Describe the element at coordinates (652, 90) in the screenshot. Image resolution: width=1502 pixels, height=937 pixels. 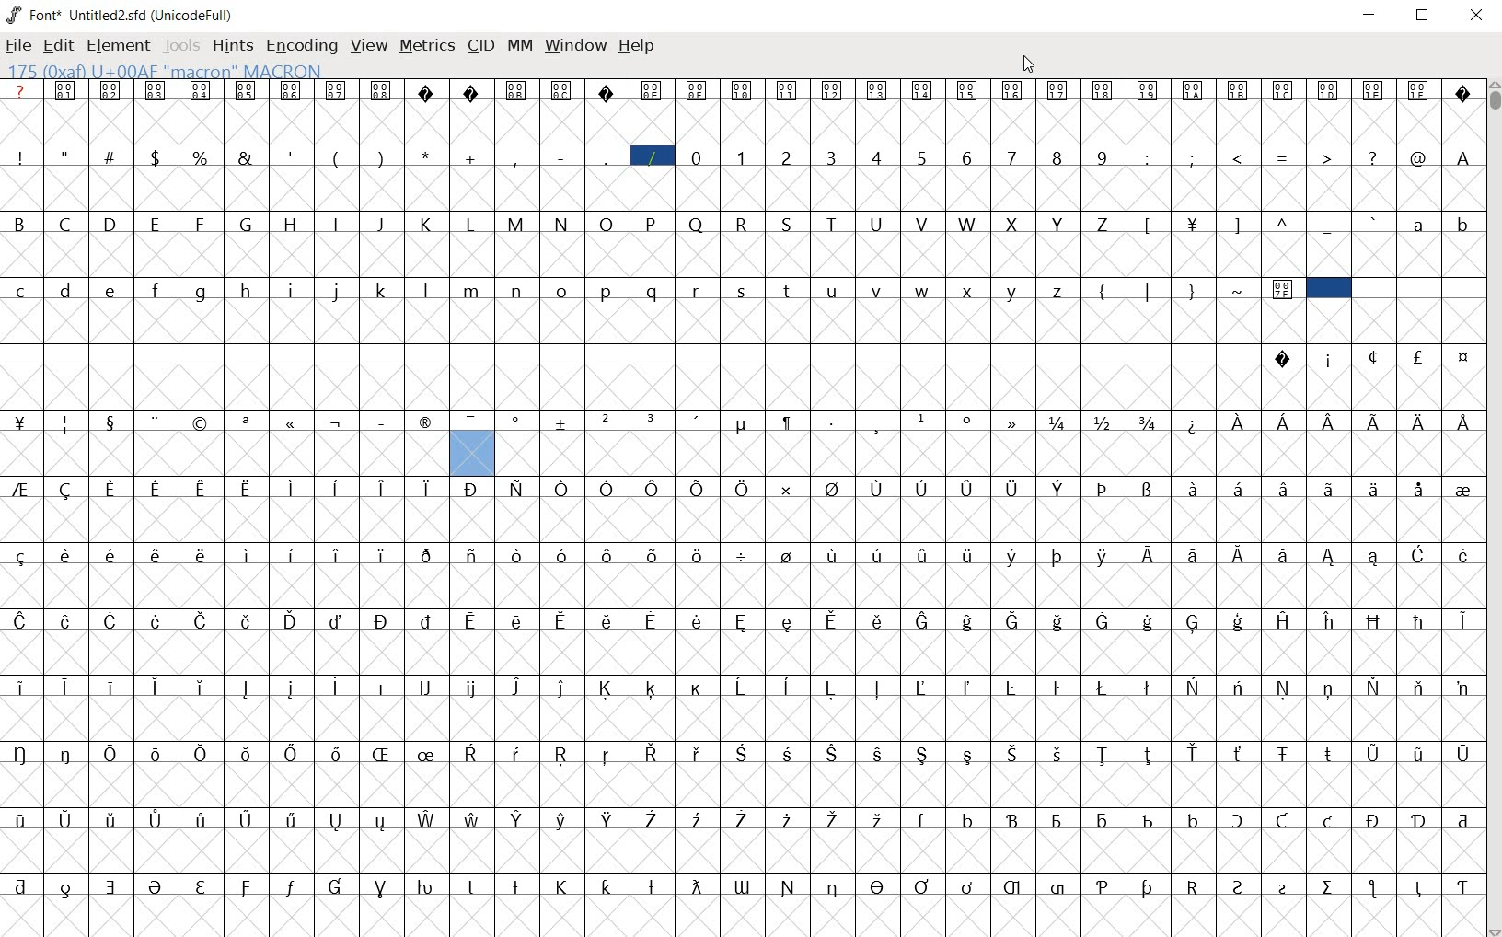
I see `Symbol` at that location.